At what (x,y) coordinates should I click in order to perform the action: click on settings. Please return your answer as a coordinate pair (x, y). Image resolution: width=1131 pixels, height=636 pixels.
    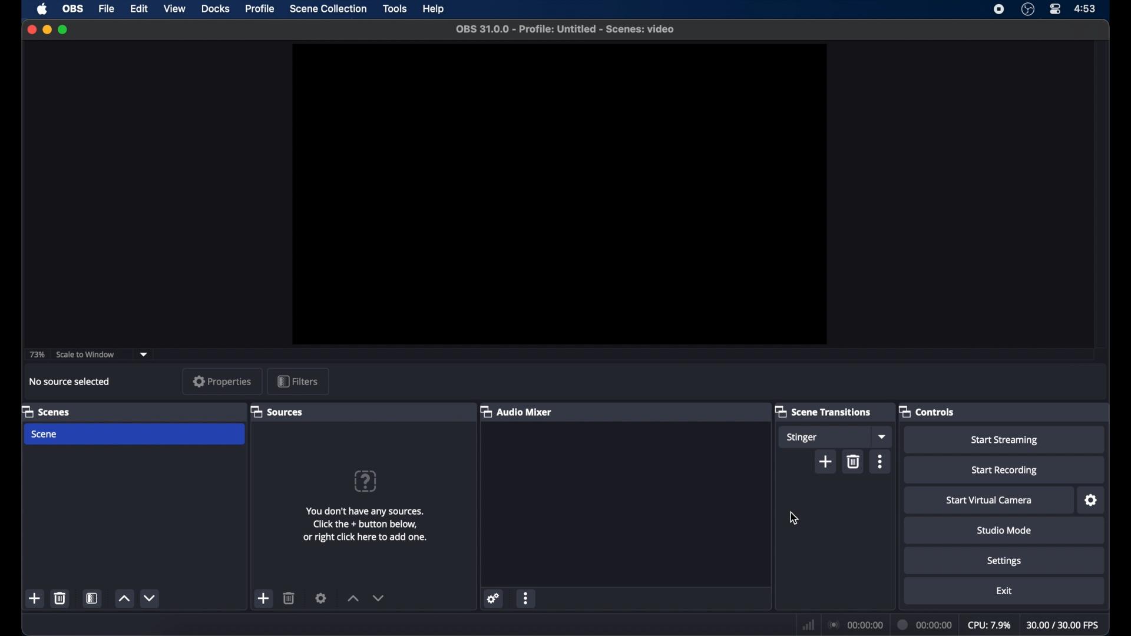
    Looking at the image, I should click on (1004, 561).